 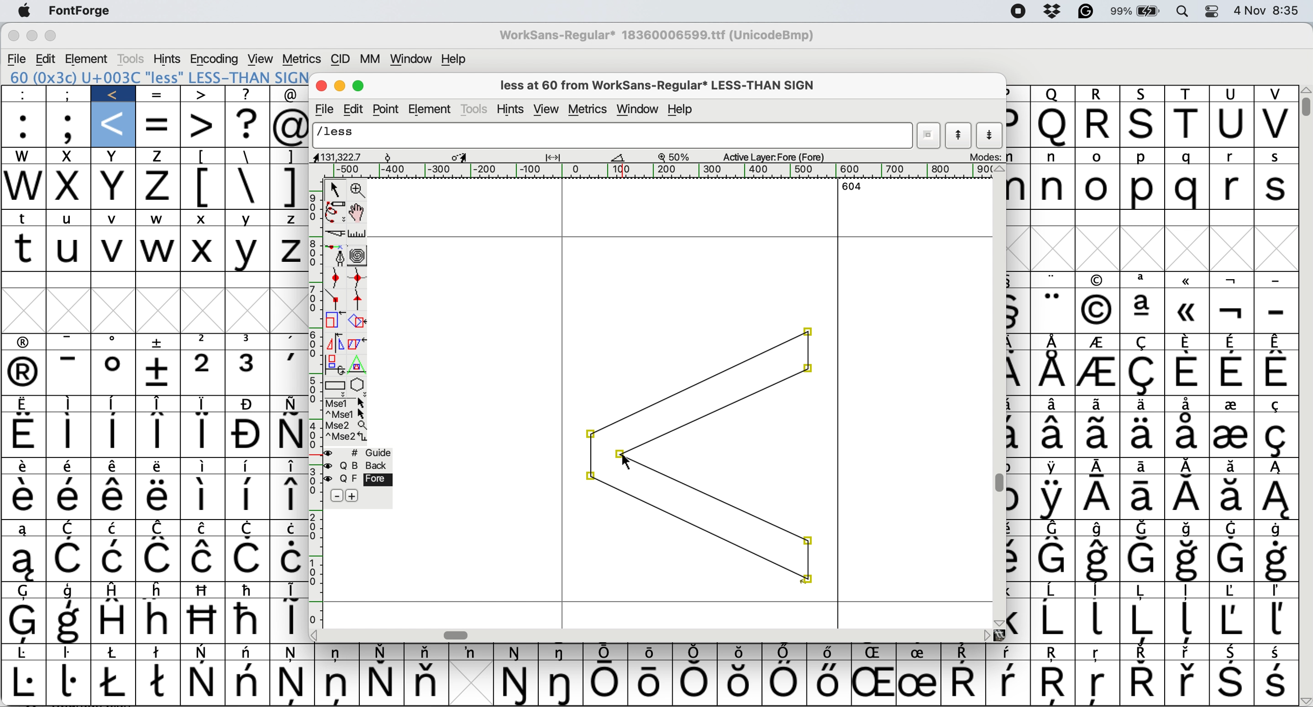 I want to click on Symbol, so click(x=1275, y=652).